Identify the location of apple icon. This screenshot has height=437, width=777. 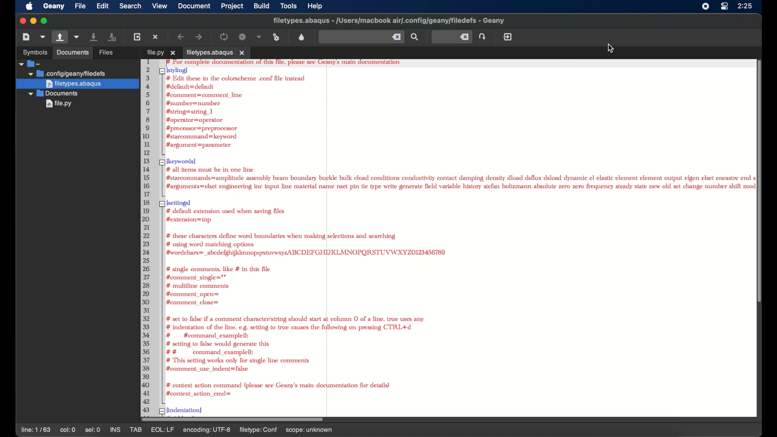
(30, 6).